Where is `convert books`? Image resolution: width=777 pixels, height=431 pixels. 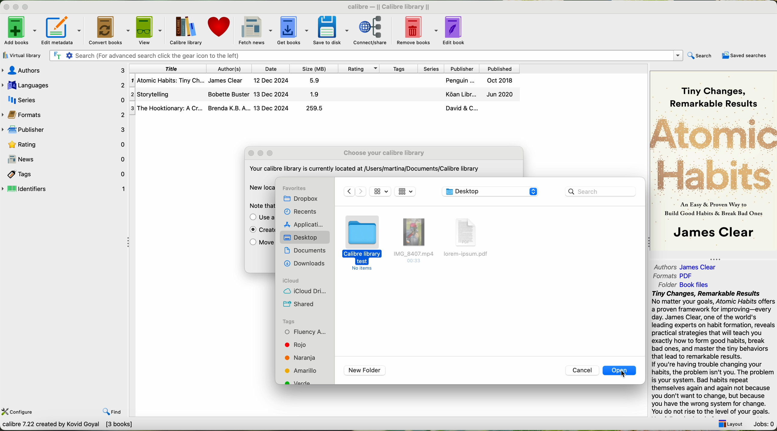
convert books is located at coordinates (110, 30).